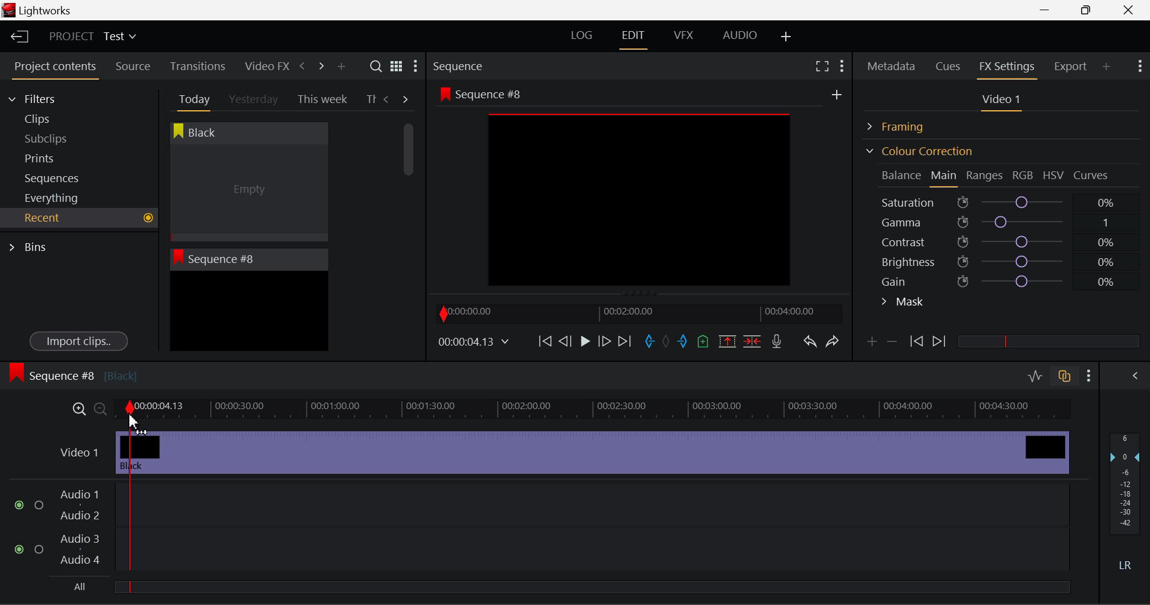 The image size is (1150, 605). What do you see at coordinates (1000, 200) in the screenshot?
I see `Saturation` at bounding box center [1000, 200].